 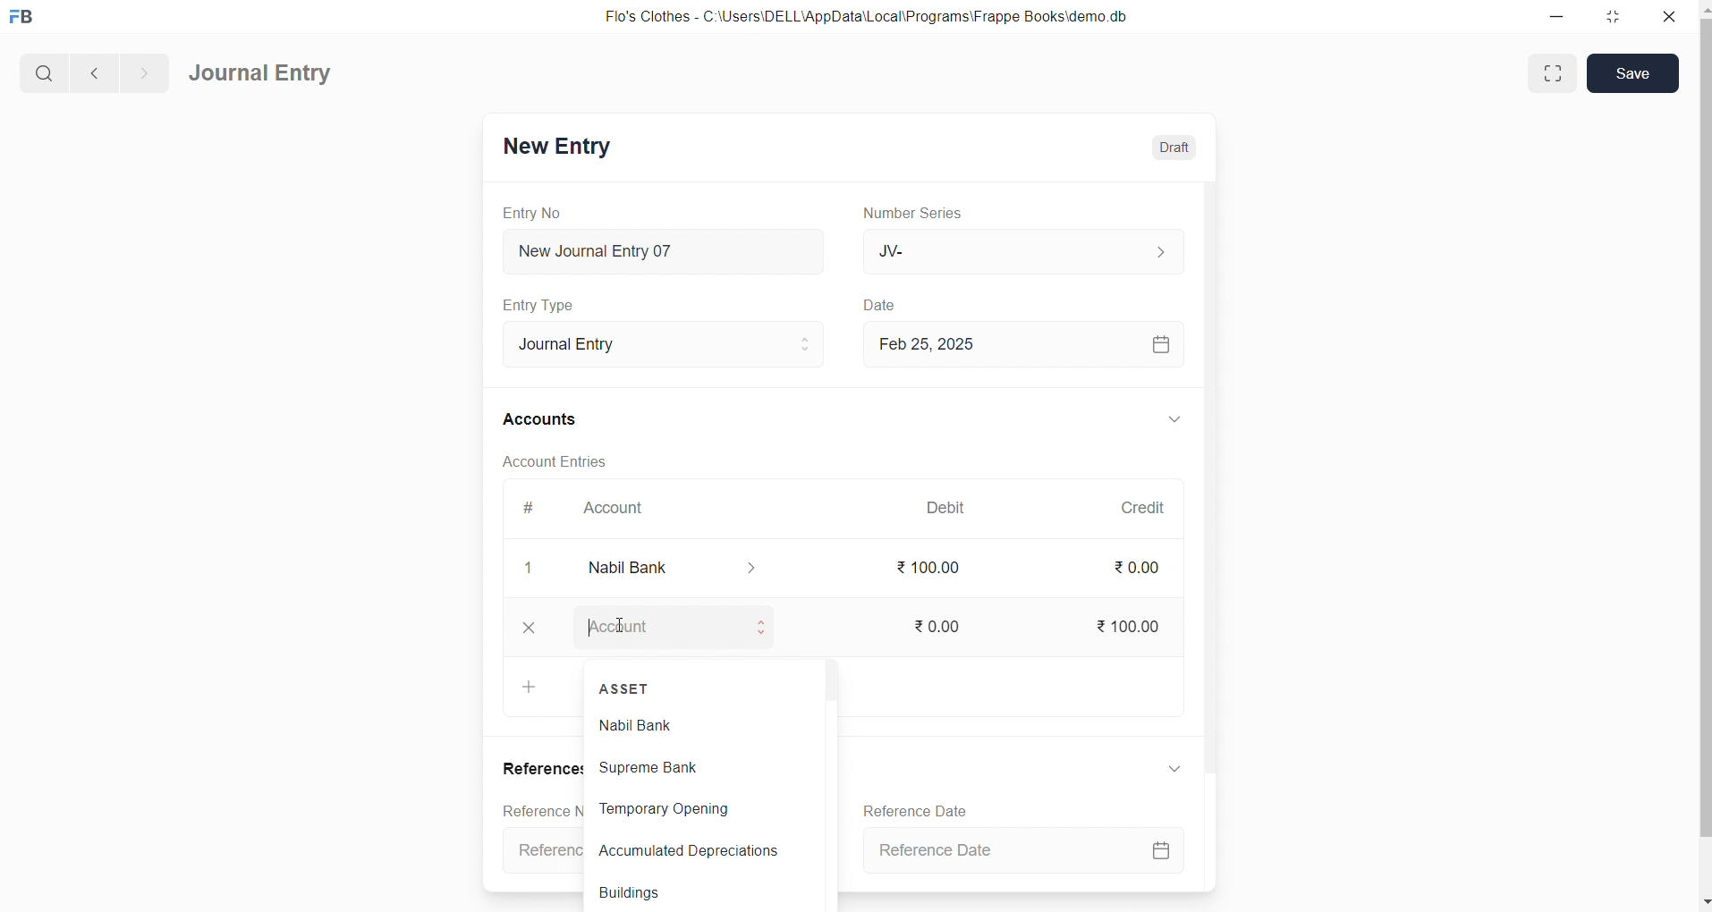 What do you see at coordinates (1218, 534) in the screenshot?
I see `vertical scroll bar` at bounding box center [1218, 534].